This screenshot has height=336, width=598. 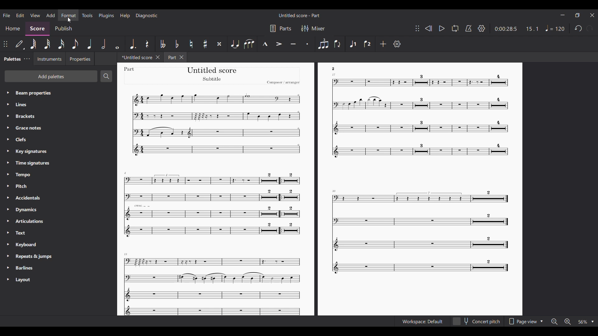 I want to click on Edit menu, so click(x=20, y=15).